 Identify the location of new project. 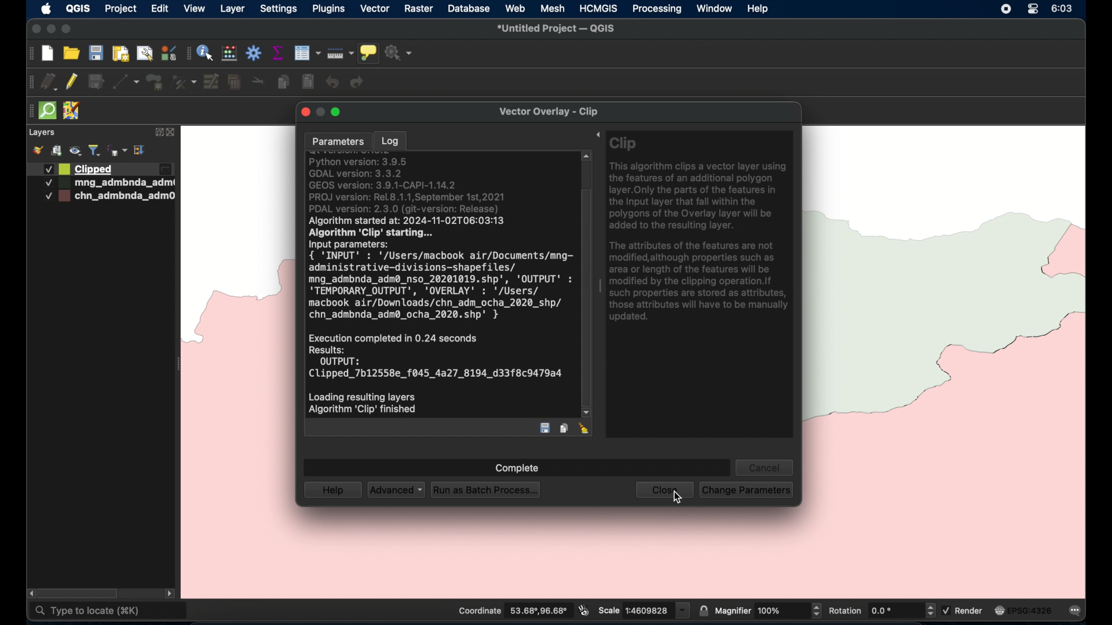
(48, 54).